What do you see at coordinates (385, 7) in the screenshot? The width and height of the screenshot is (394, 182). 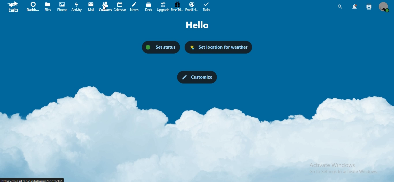 I see `view profile` at bounding box center [385, 7].